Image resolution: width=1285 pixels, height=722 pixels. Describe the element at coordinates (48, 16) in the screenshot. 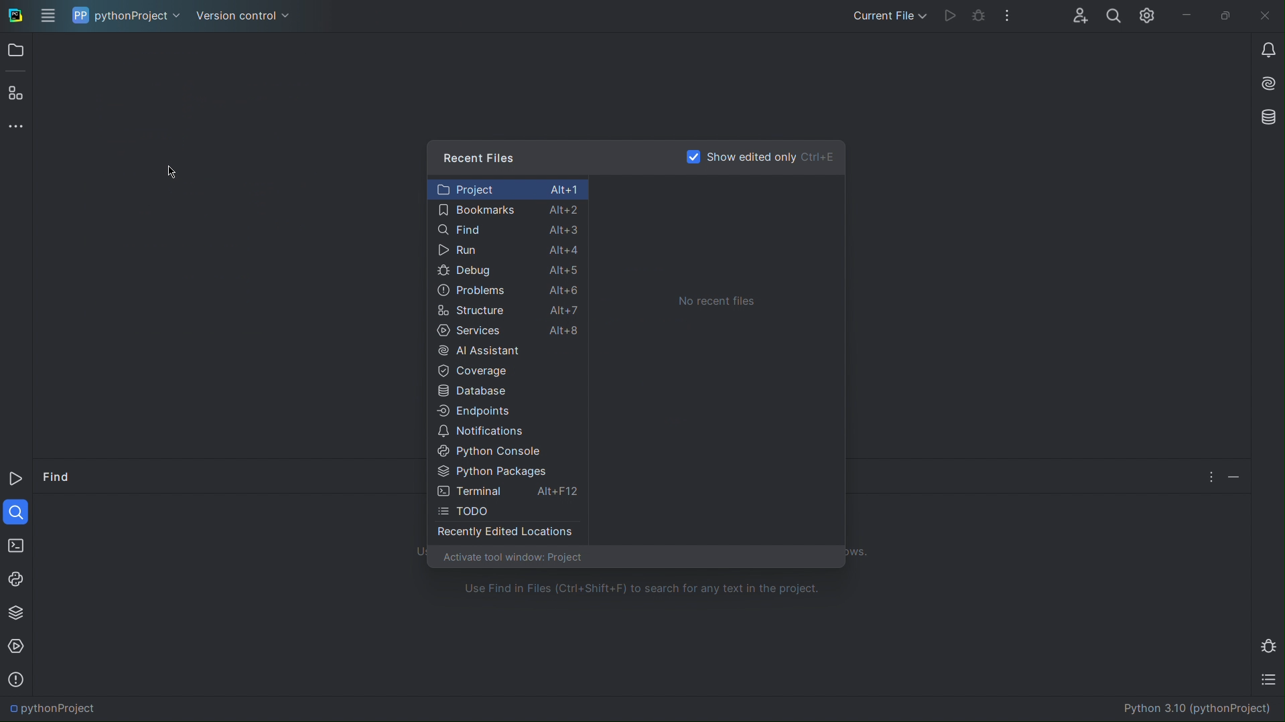

I see `File ` at that location.